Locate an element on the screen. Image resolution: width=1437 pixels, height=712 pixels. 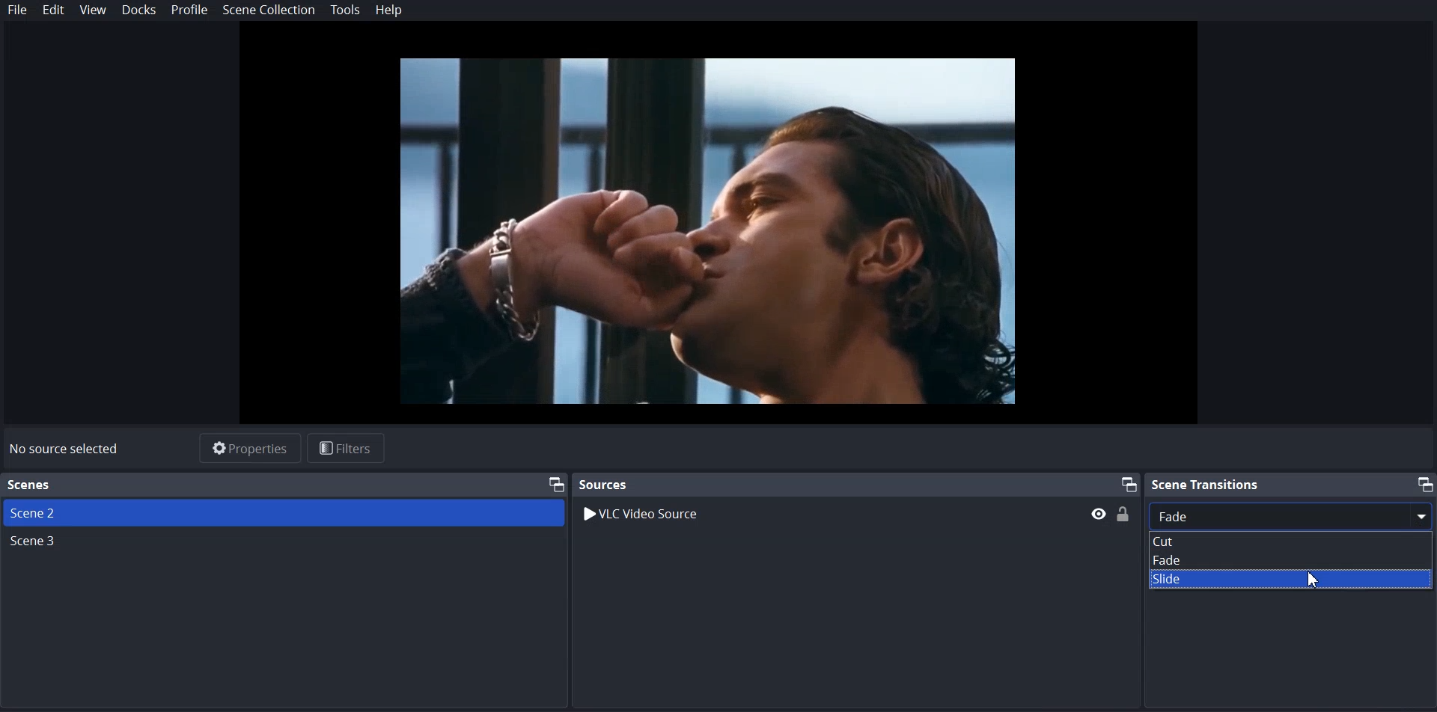
Select Scene Transition is located at coordinates (1293, 515).